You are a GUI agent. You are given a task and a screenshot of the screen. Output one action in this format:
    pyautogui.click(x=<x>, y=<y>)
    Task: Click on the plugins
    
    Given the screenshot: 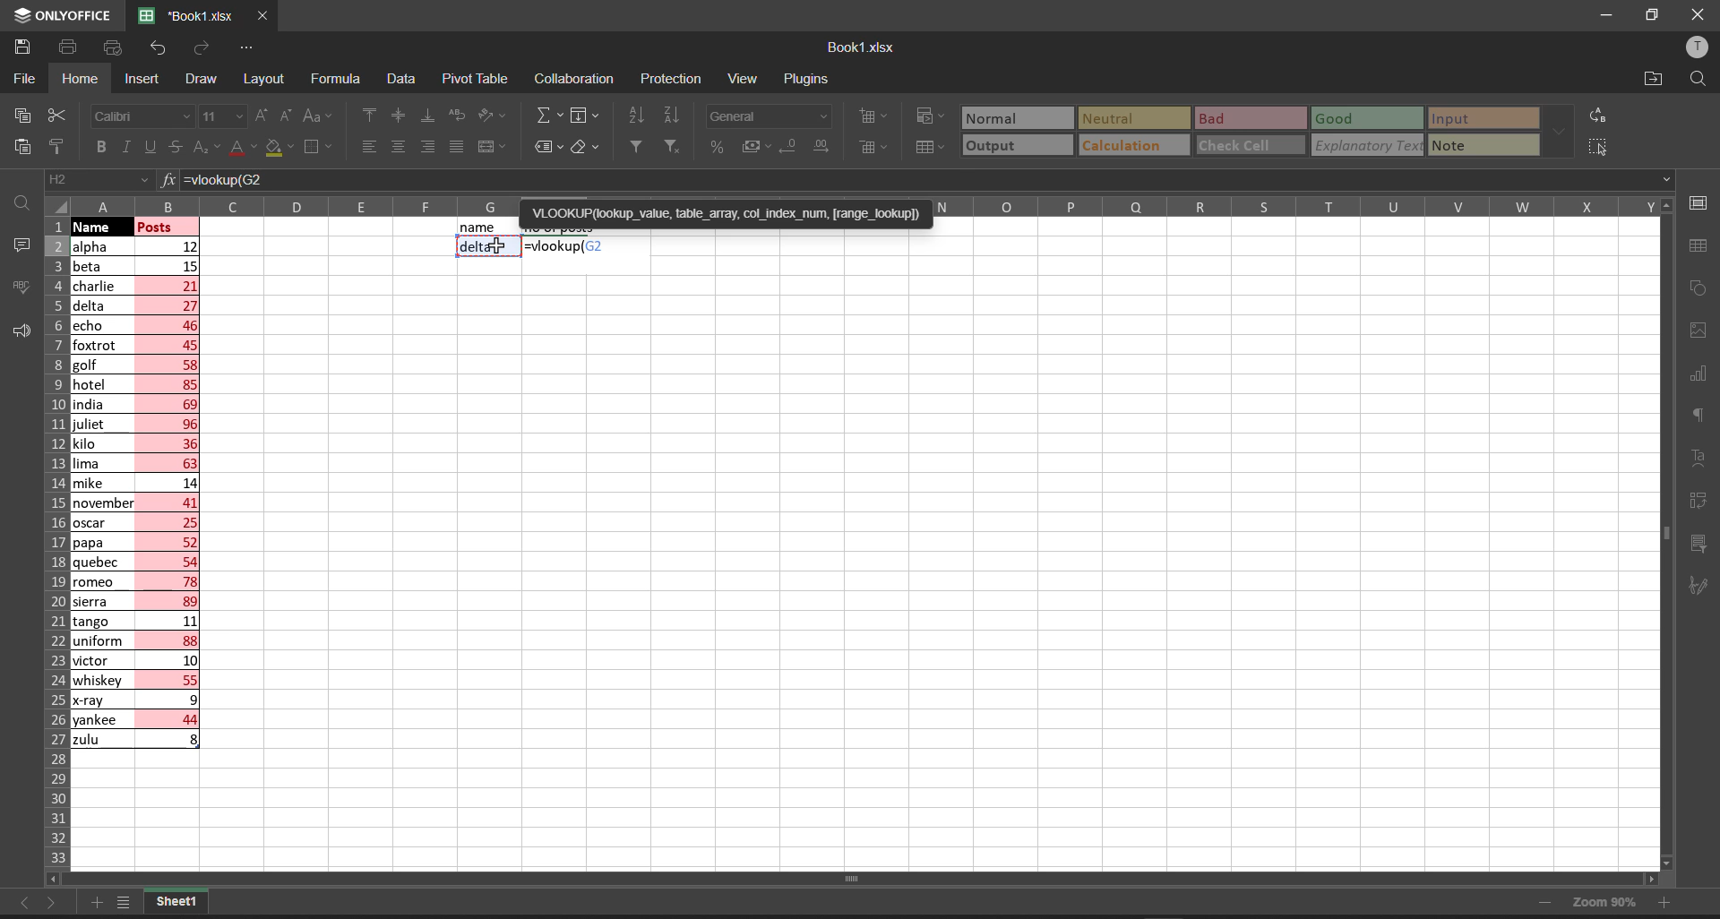 What is the action you would take?
    pyautogui.click(x=807, y=78)
    